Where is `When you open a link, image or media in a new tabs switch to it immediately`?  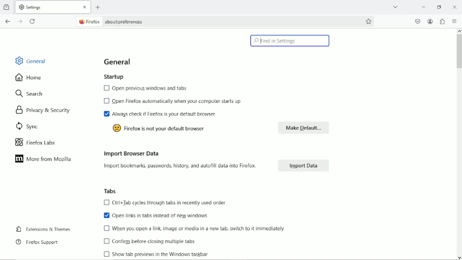
When you open a link, image or media in a new tabs switch to it immediately is located at coordinates (195, 229).